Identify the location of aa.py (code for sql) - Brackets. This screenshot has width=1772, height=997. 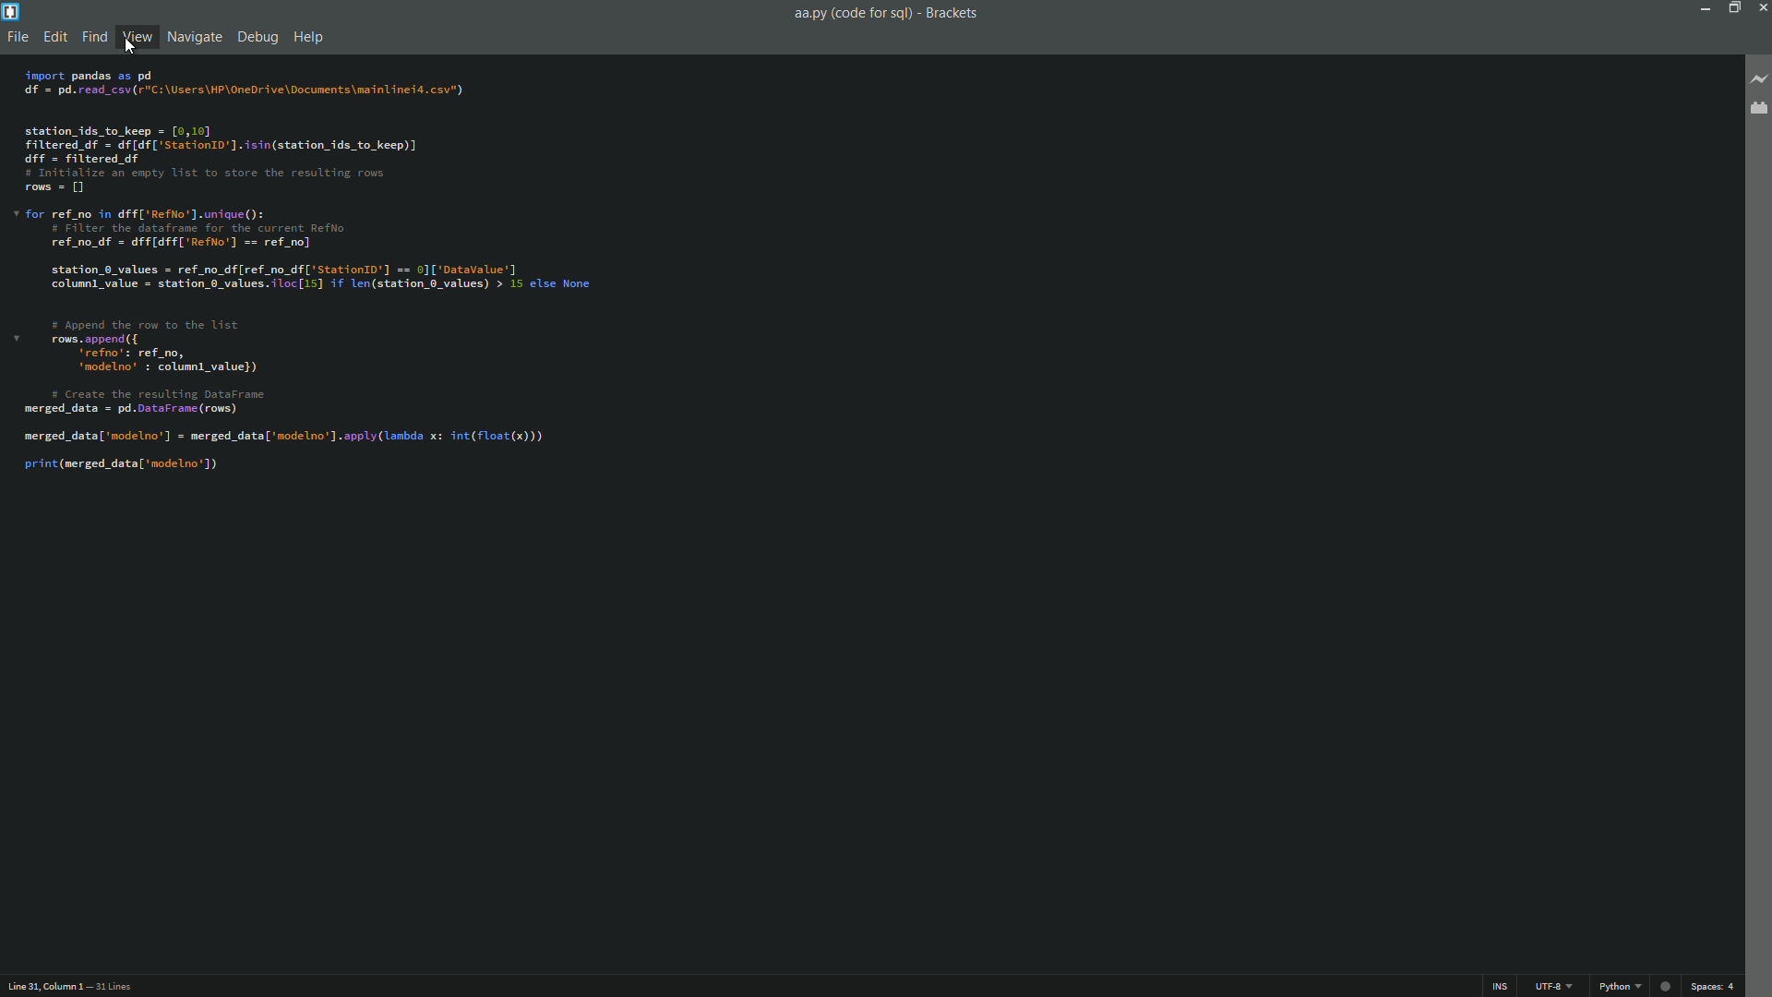
(896, 18).